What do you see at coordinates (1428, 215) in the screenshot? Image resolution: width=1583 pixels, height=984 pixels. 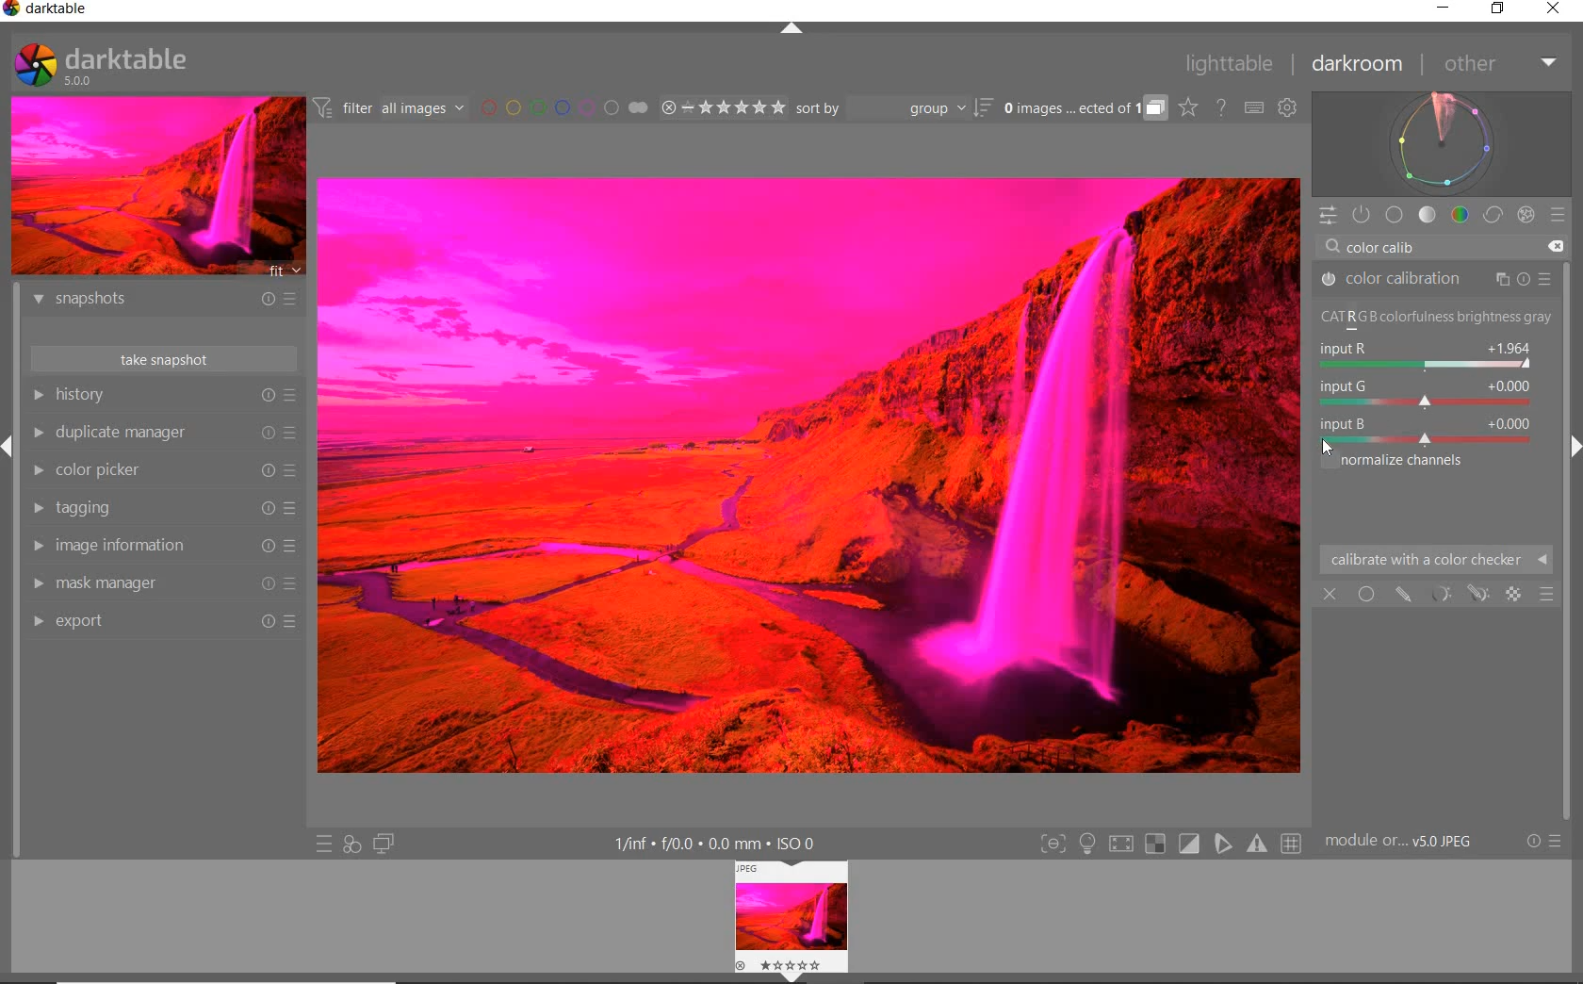 I see `tone` at bounding box center [1428, 215].